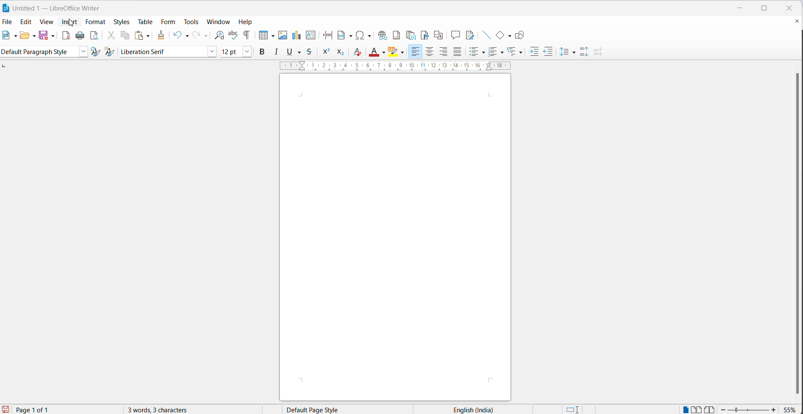  Describe the element at coordinates (564, 50) in the screenshot. I see `line spacing` at that location.